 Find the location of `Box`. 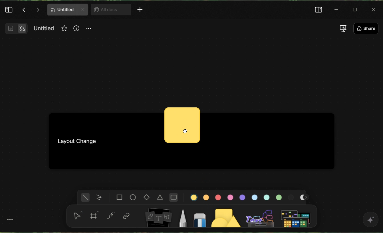

Box is located at coordinates (182, 125).